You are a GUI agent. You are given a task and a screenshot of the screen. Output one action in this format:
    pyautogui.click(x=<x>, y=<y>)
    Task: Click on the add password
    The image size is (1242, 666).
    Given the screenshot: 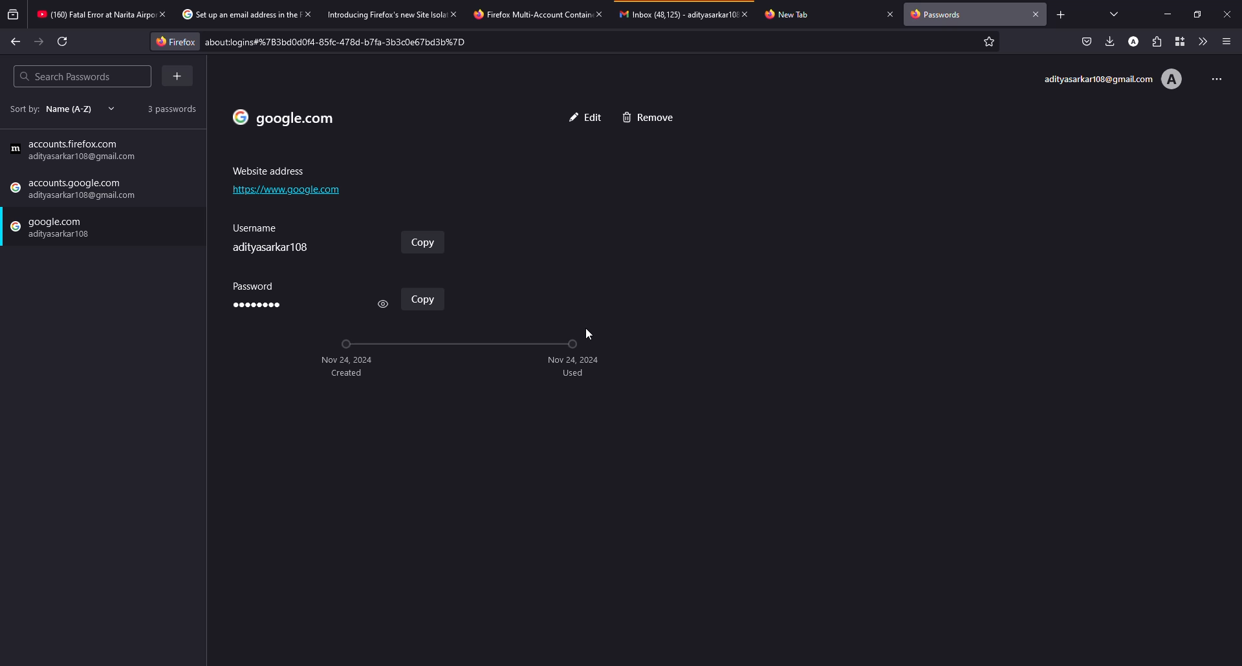 What is the action you would take?
    pyautogui.click(x=75, y=152)
    